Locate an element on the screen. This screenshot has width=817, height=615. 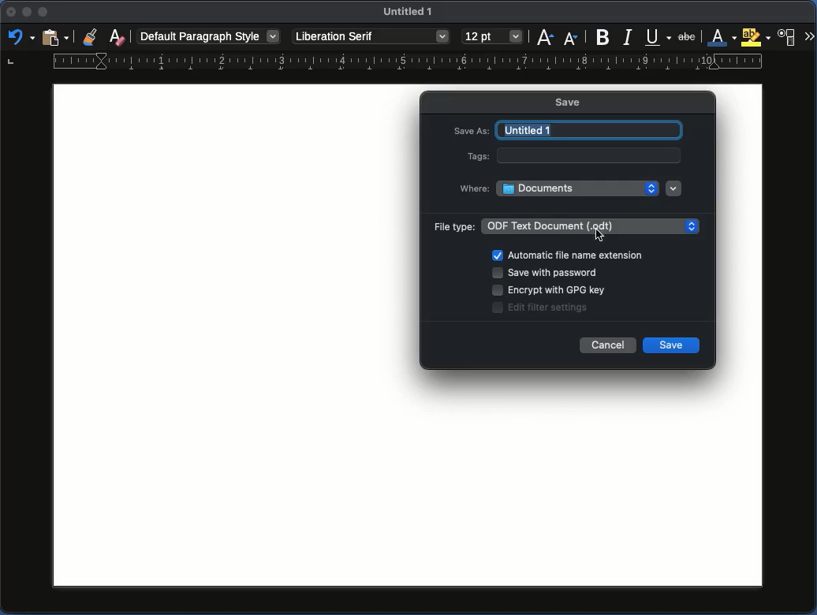
Close is located at coordinates (9, 15).